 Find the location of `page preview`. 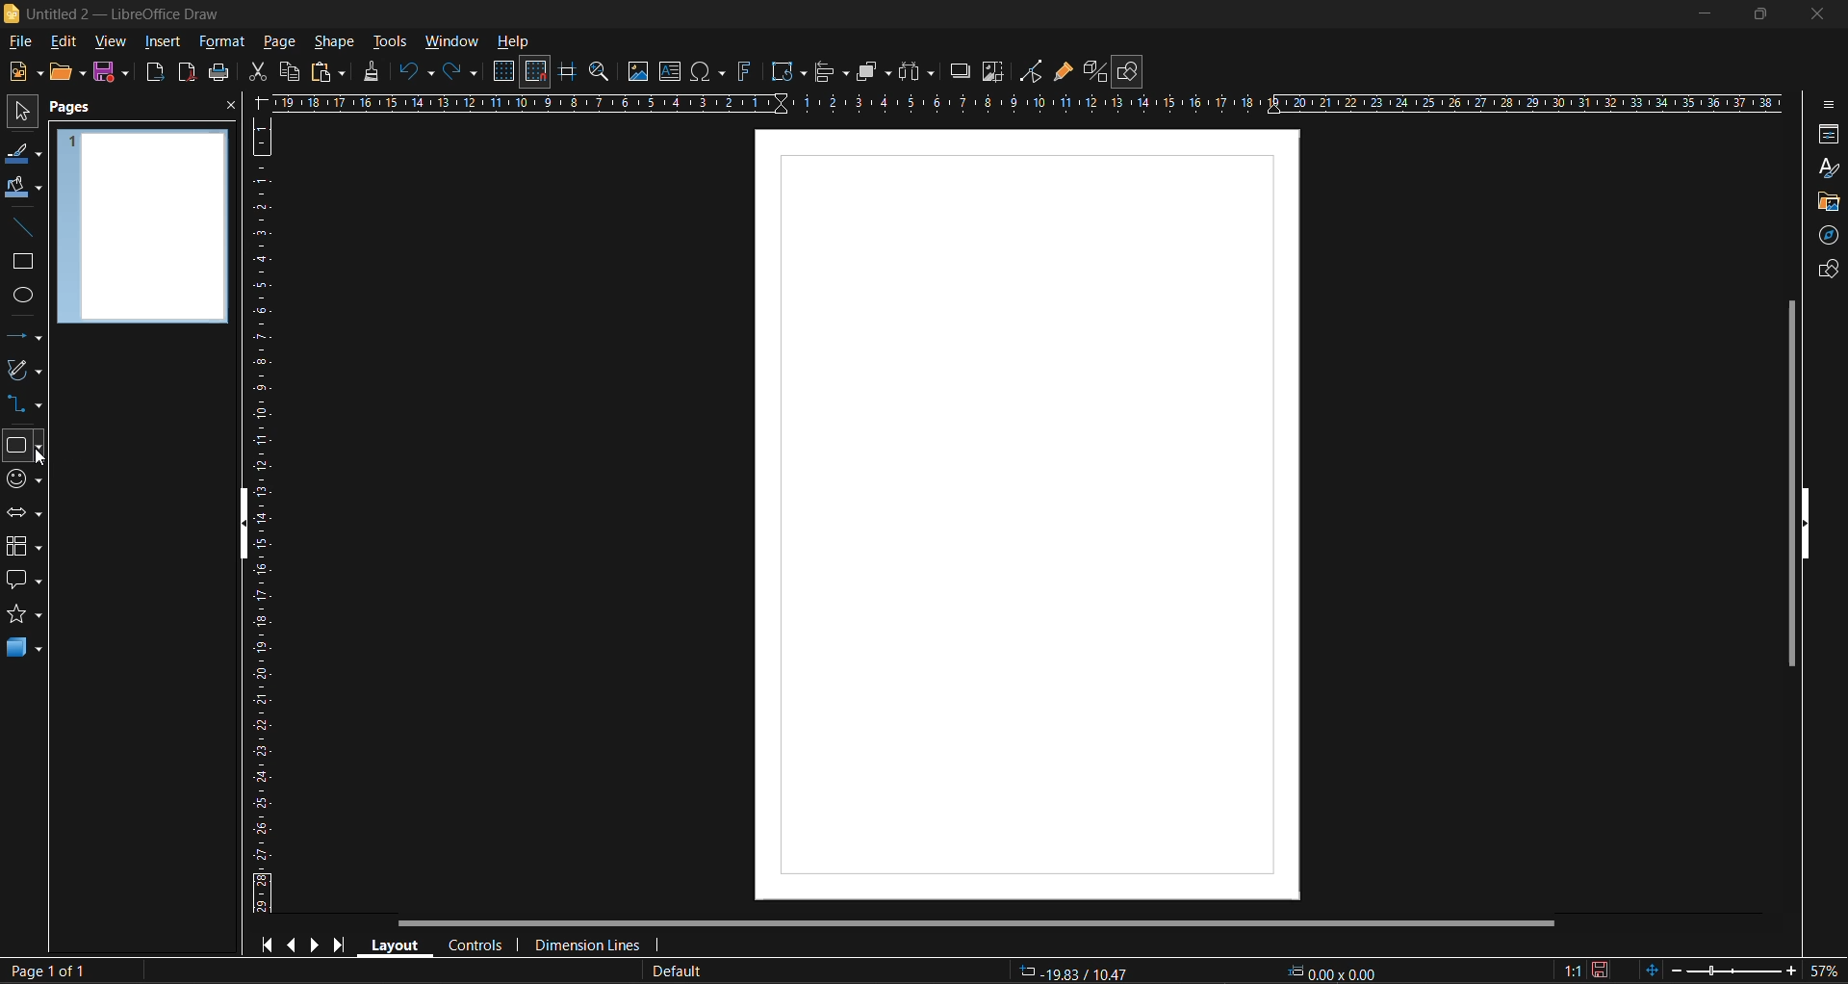

page preview is located at coordinates (143, 226).